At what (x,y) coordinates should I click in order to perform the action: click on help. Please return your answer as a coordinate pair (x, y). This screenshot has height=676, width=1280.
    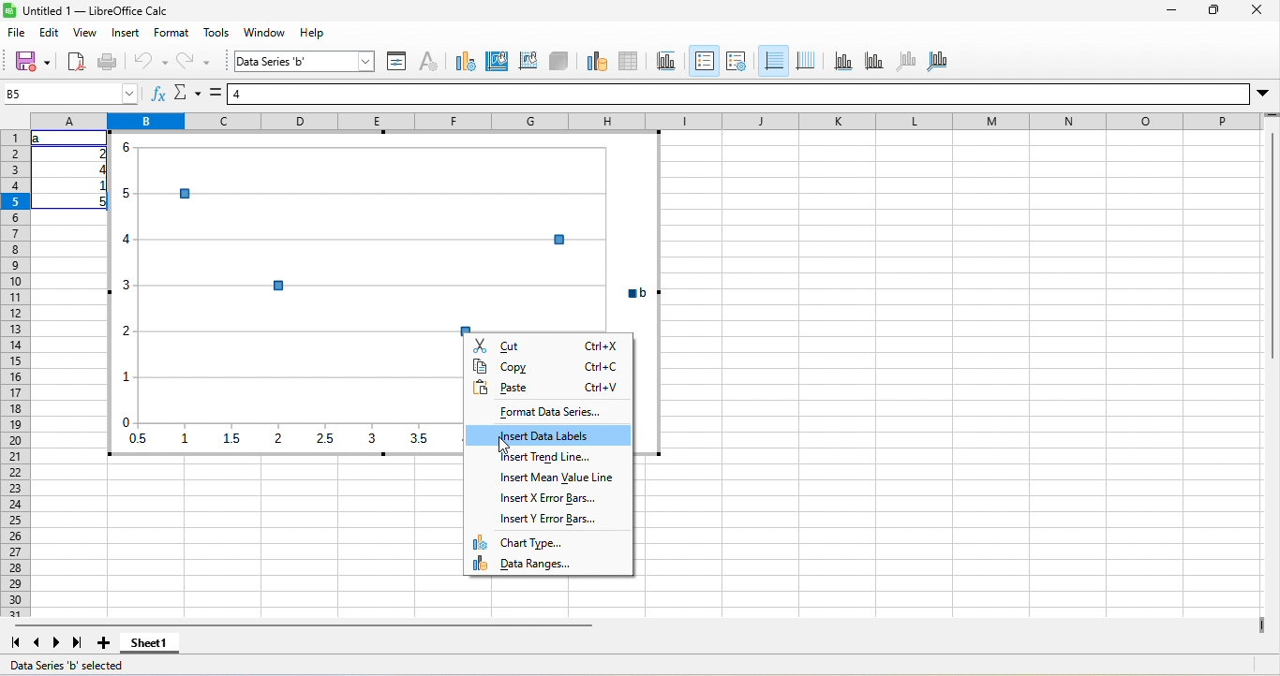
    Looking at the image, I should click on (312, 33).